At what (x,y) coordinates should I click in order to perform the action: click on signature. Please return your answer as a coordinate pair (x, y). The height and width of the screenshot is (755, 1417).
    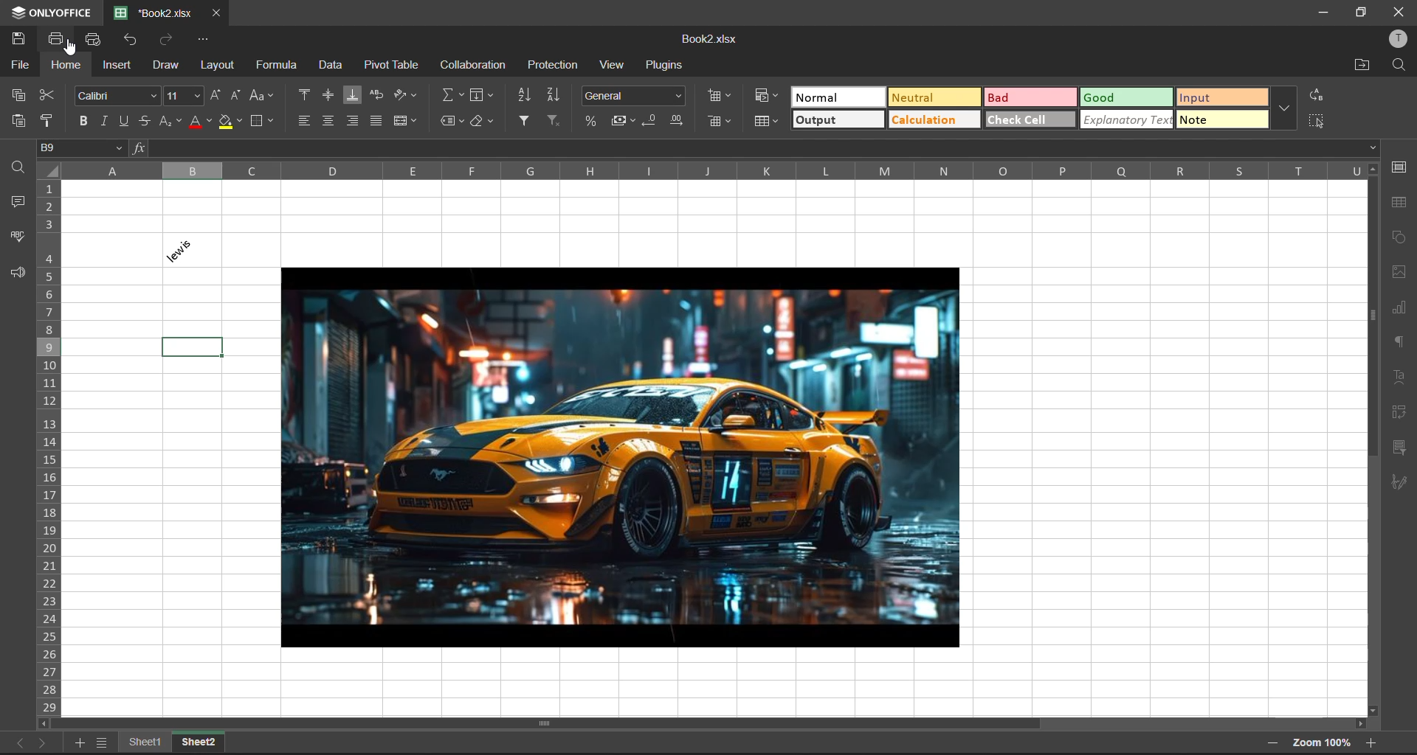
    Looking at the image, I should click on (1399, 485).